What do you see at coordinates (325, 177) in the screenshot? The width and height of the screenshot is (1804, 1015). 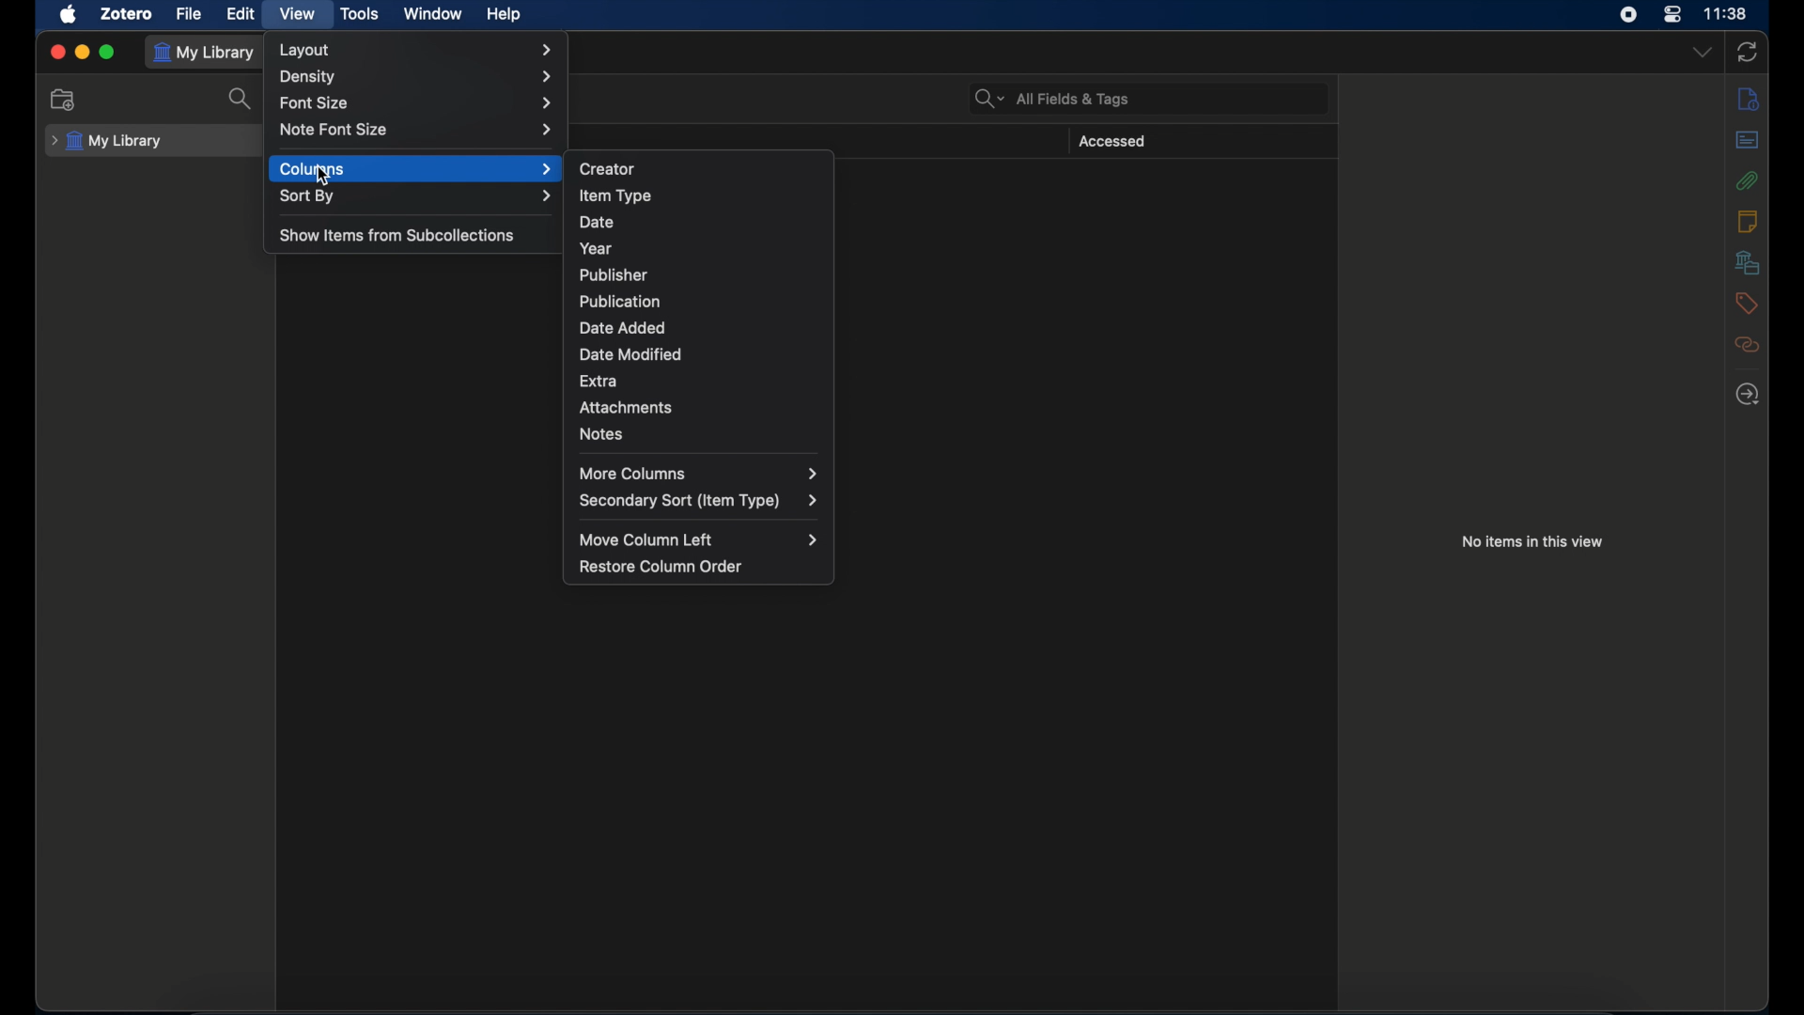 I see `cursor` at bounding box center [325, 177].